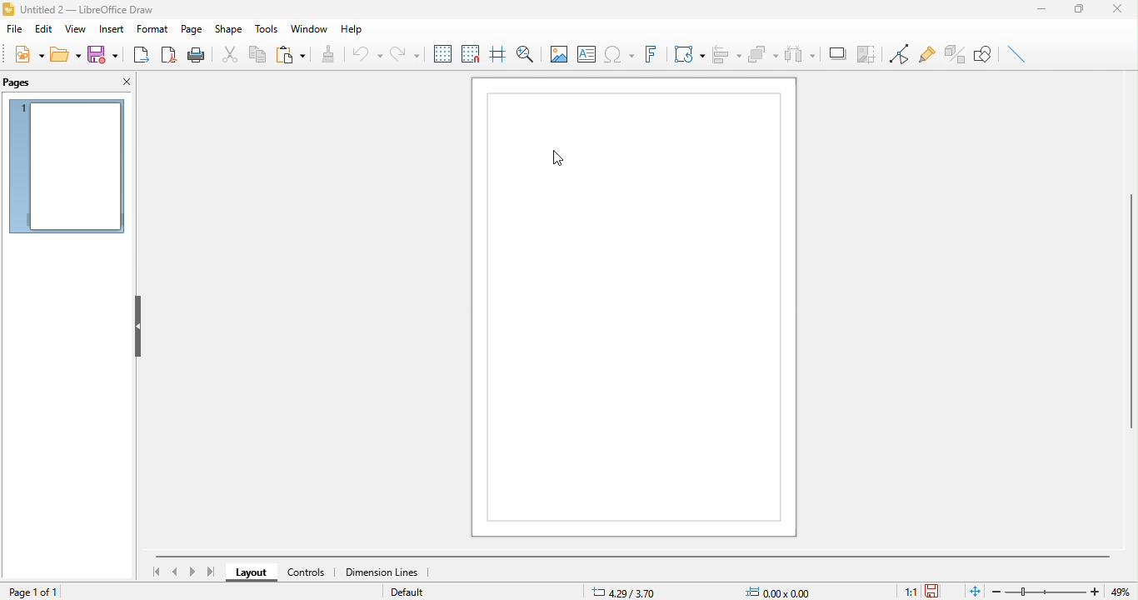 This screenshot has width=1138, height=600. I want to click on shadow, so click(836, 52).